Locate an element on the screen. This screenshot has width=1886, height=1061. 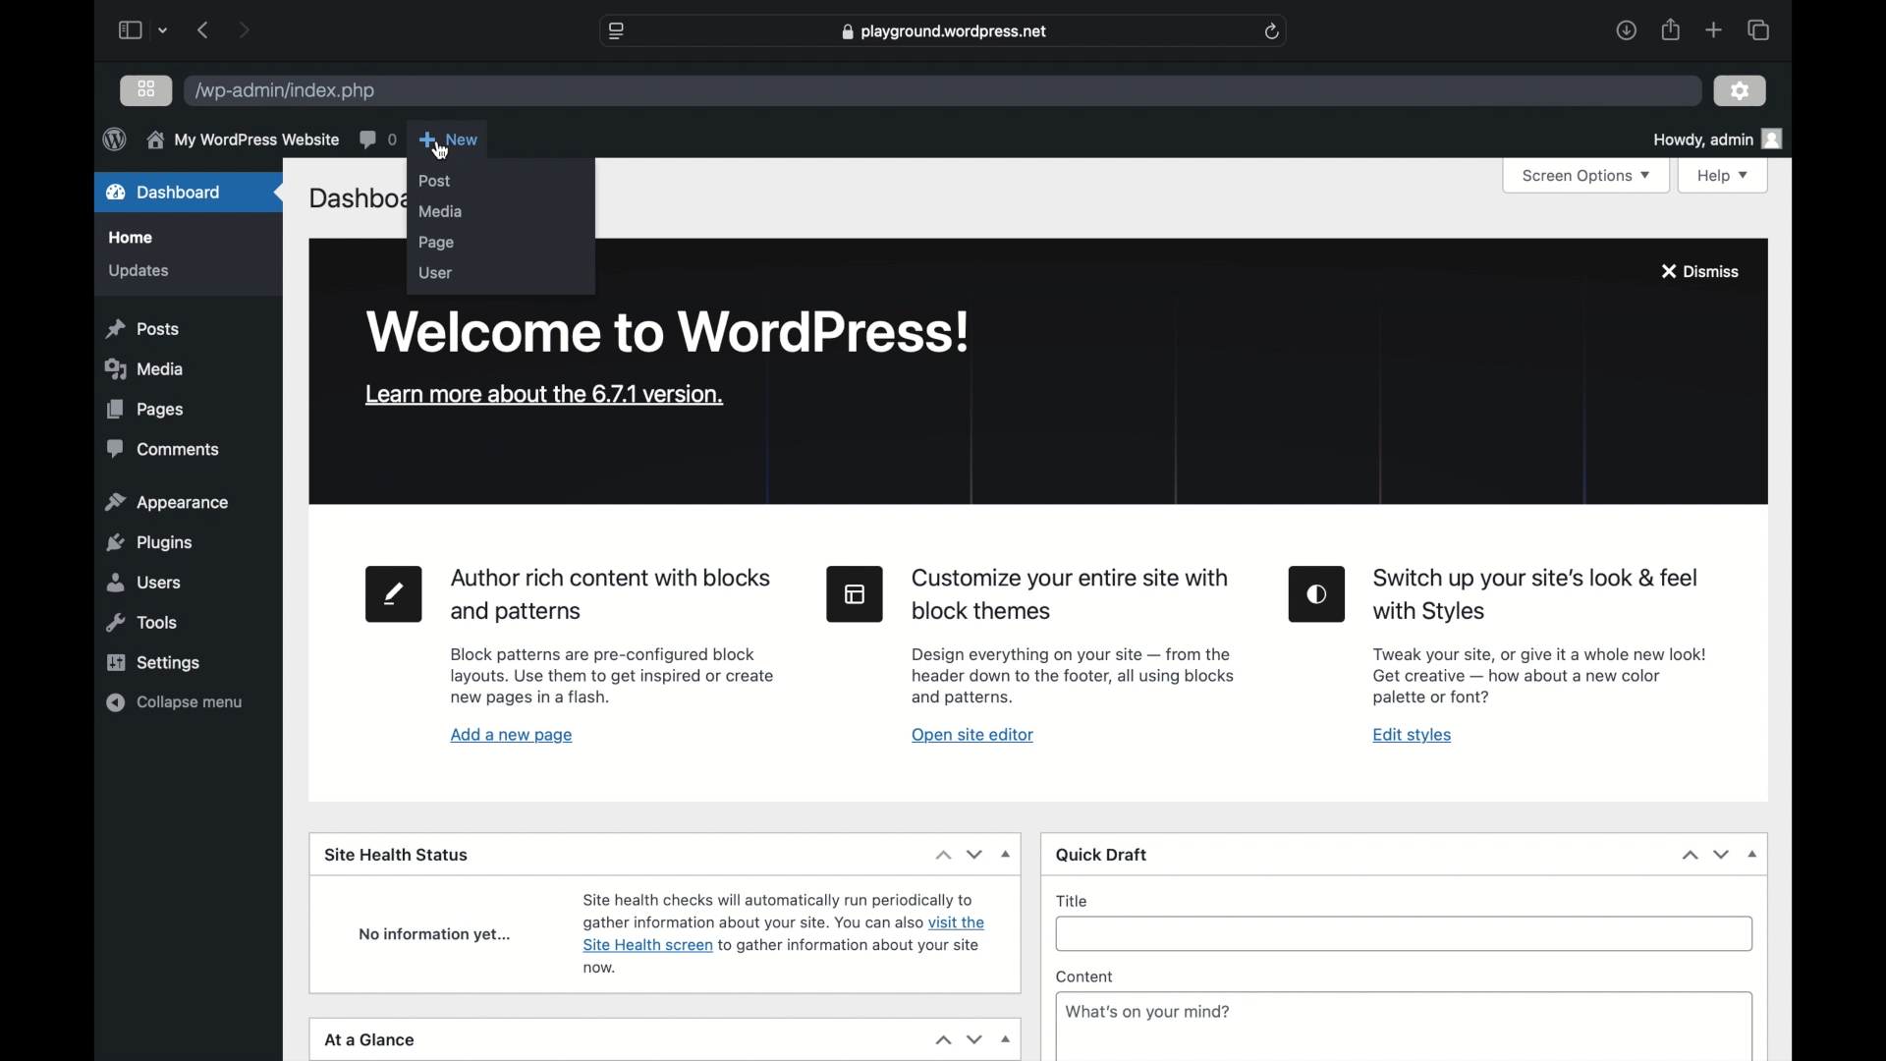
previous page is located at coordinates (204, 30).